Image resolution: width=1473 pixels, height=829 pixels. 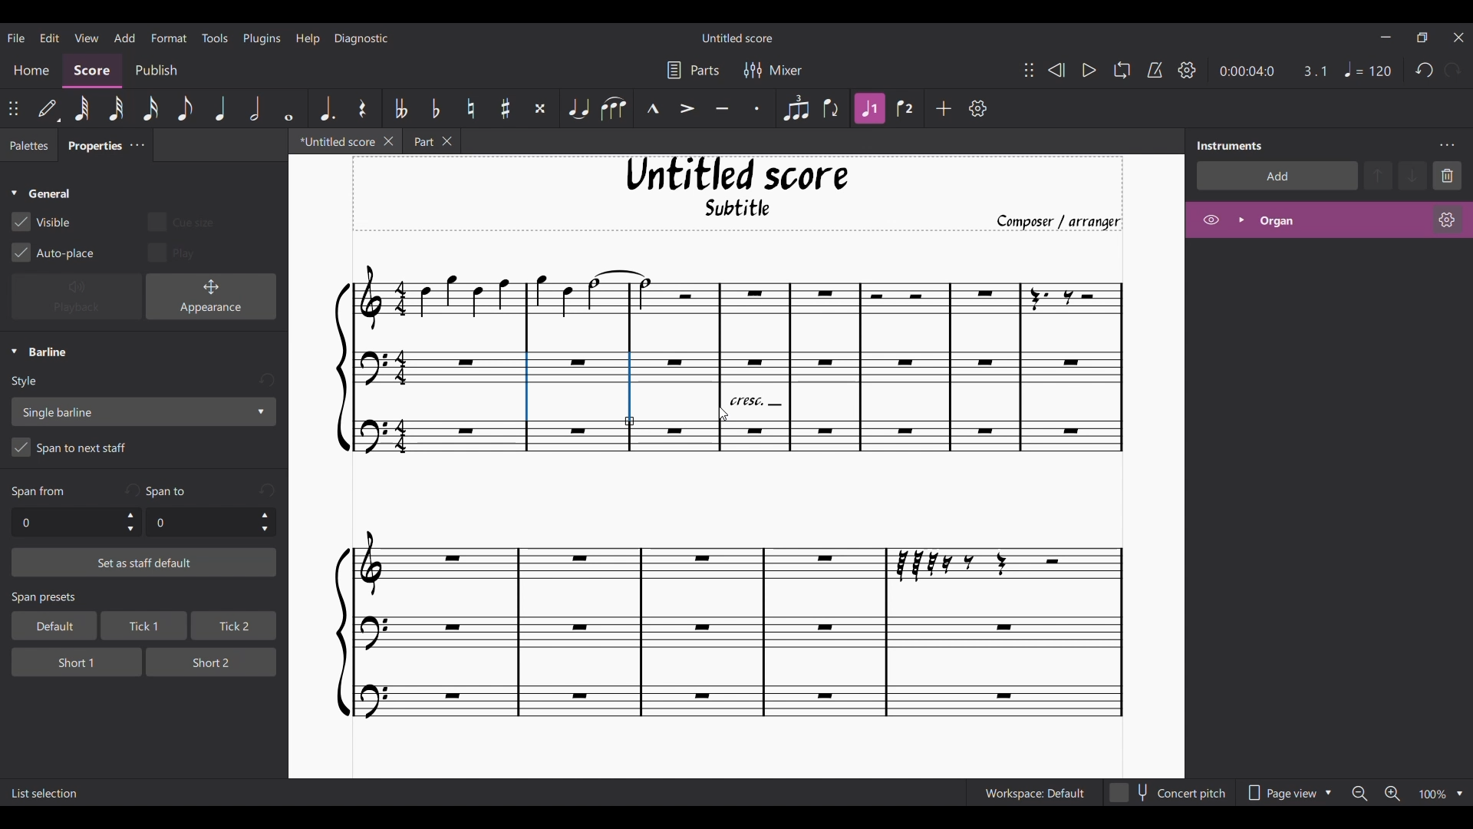 I want to click on Format menu, so click(x=170, y=37).